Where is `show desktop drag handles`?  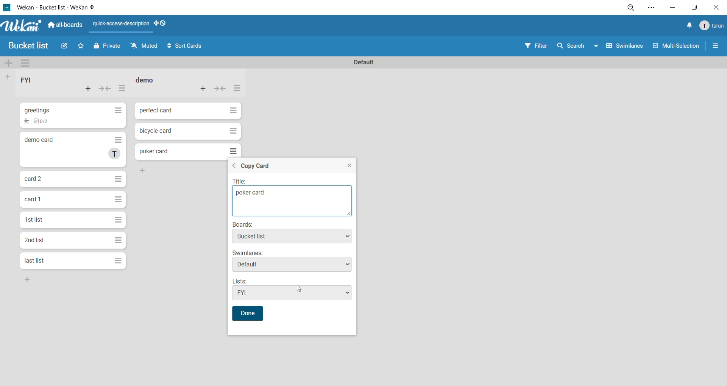 show desktop drag handles is located at coordinates (163, 24).